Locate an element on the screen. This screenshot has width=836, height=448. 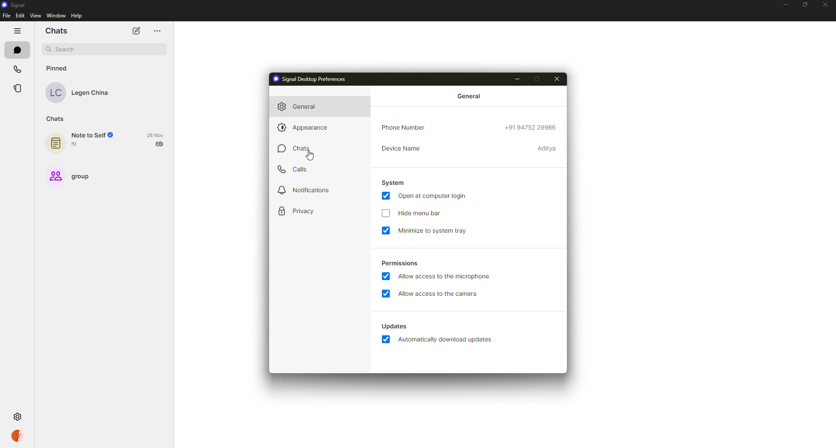
pinned is located at coordinates (57, 68).